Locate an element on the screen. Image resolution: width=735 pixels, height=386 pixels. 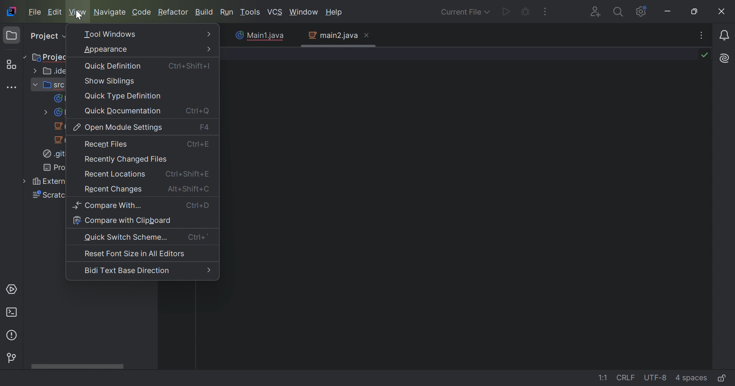
Debug is located at coordinates (526, 10).